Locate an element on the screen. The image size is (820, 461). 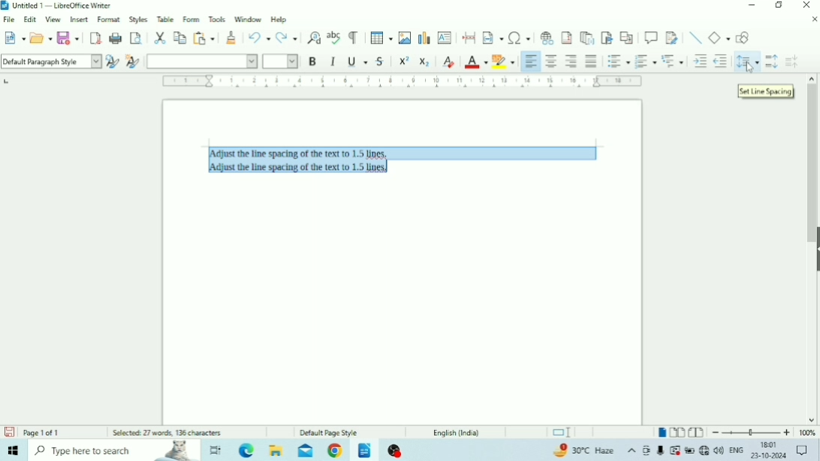
Show is located at coordinates (815, 246).